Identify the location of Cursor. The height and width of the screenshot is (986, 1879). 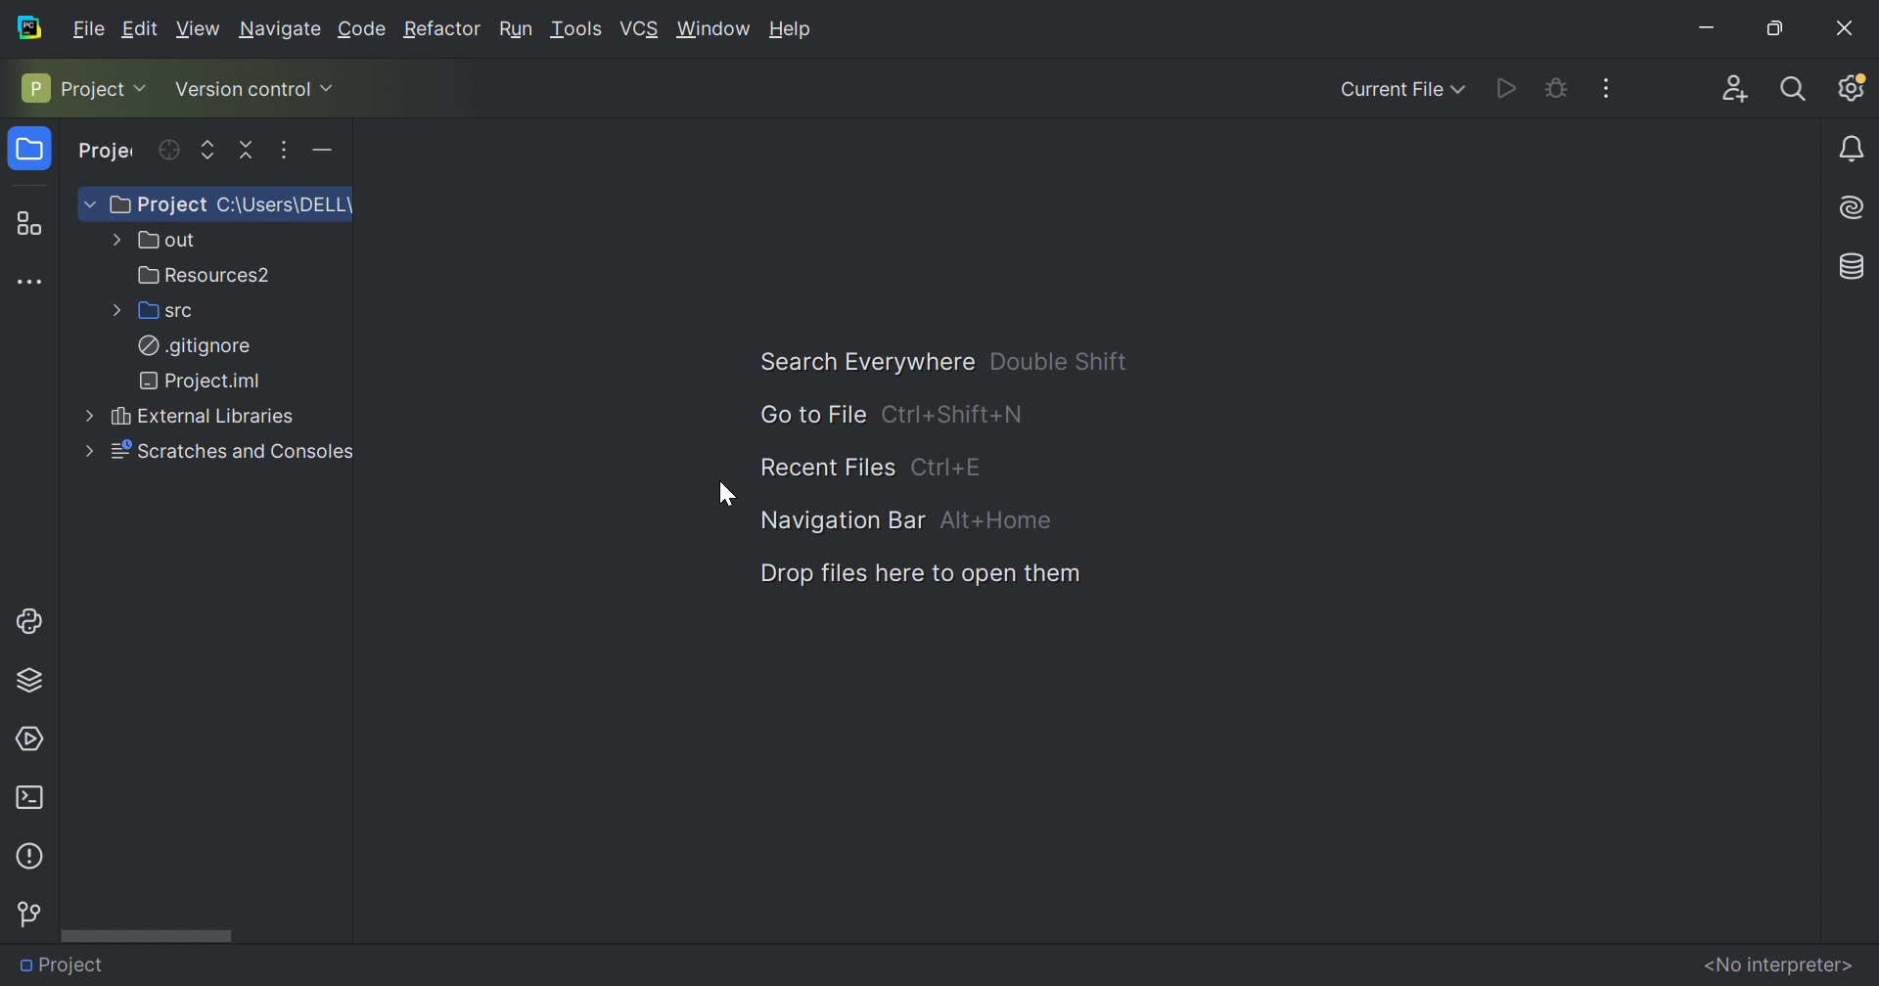
(713, 492).